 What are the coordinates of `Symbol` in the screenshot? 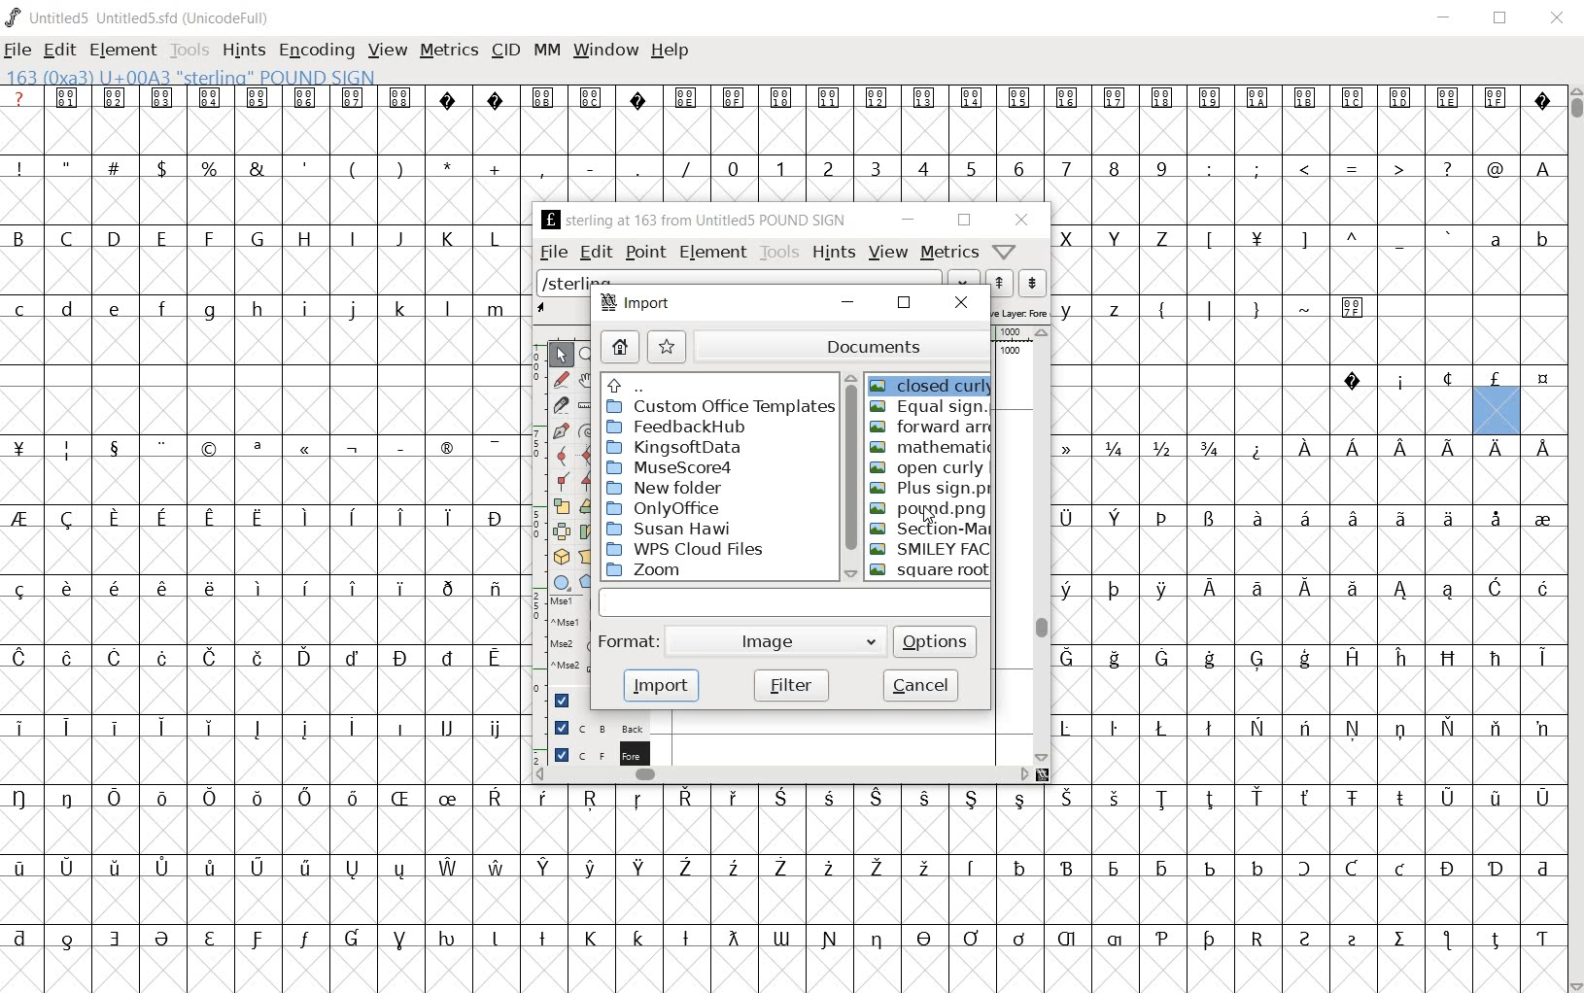 It's located at (446, 518).